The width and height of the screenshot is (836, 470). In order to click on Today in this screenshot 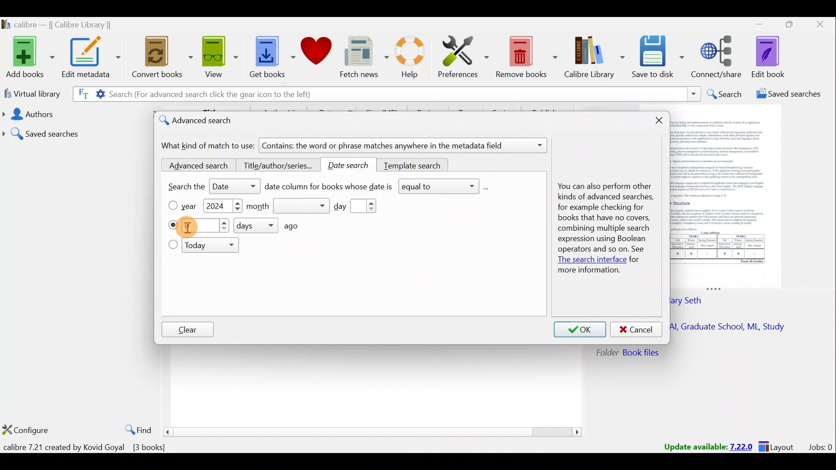, I will do `click(212, 246)`.